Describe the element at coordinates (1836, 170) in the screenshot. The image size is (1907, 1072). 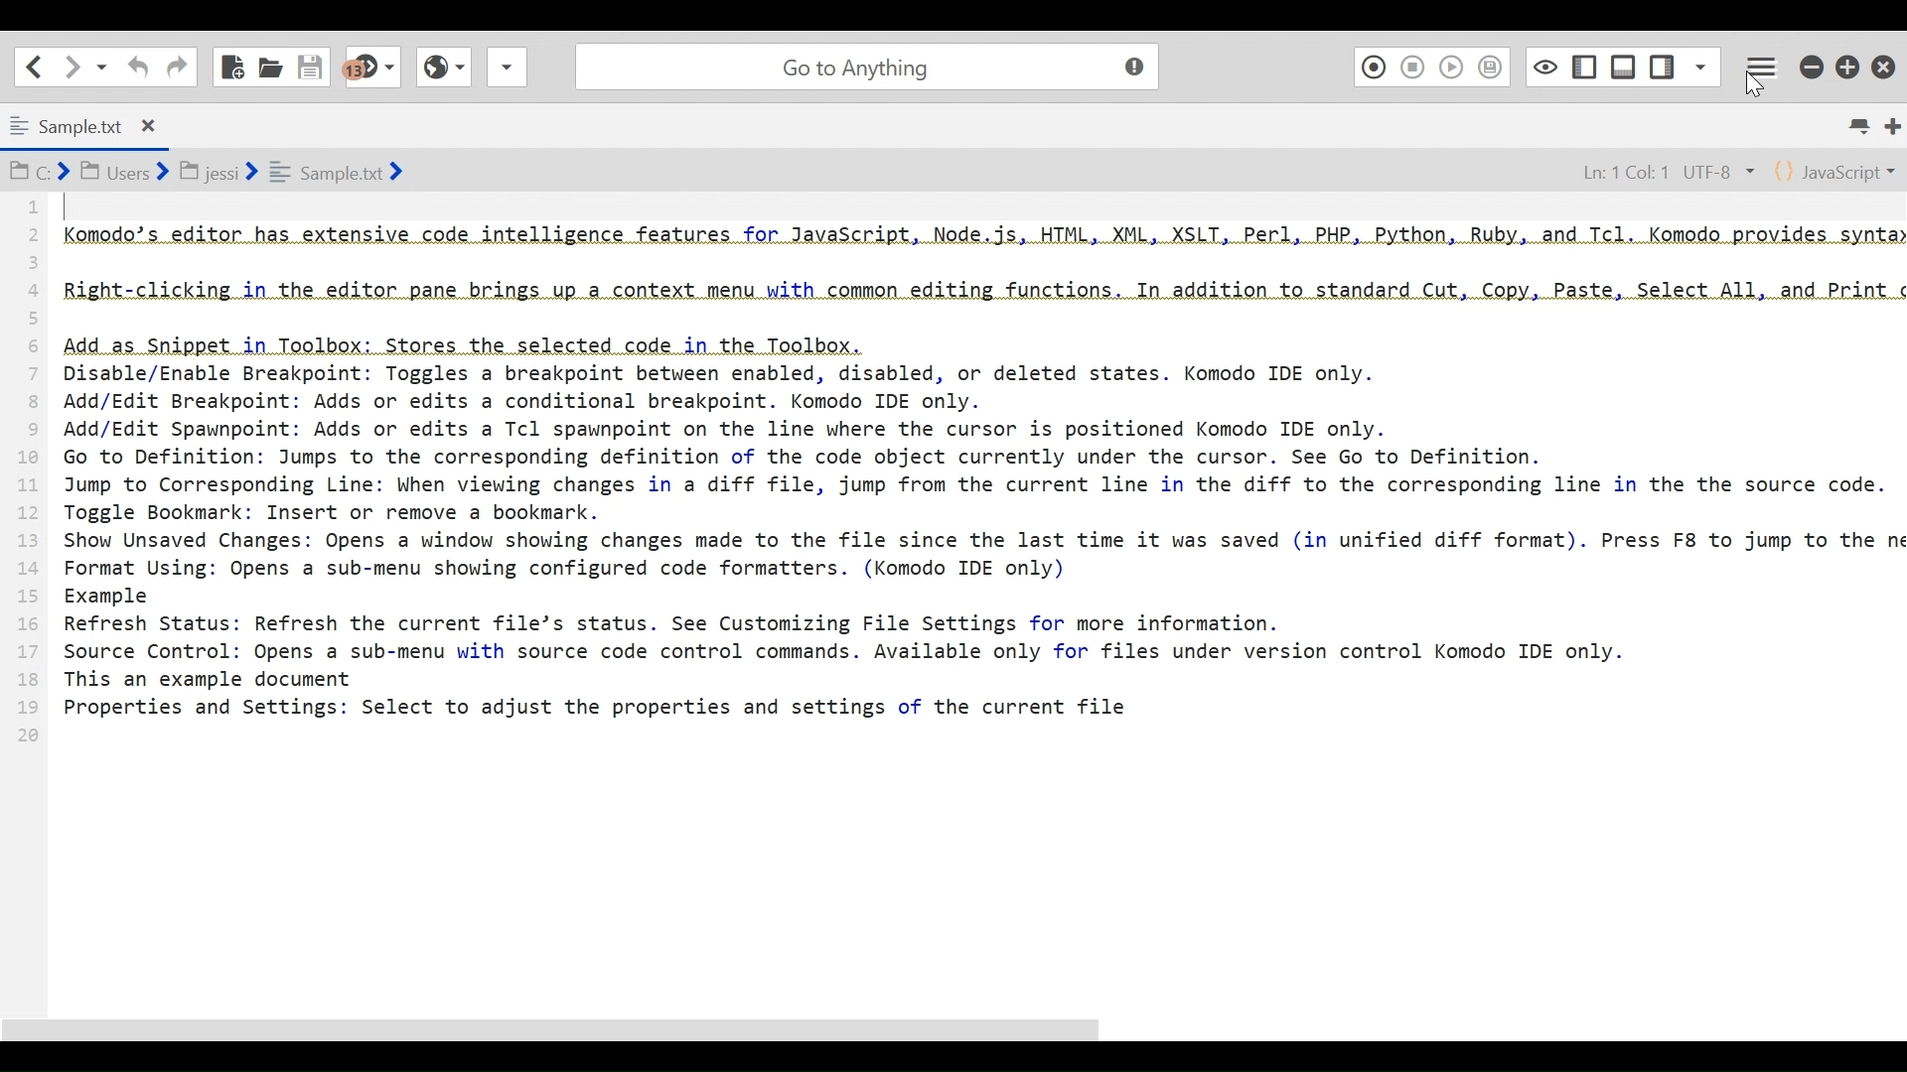
I see `File Type` at that location.